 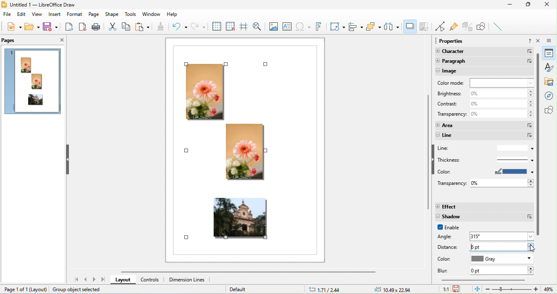 What do you see at coordinates (484, 125) in the screenshot?
I see `area` at bounding box center [484, 125].